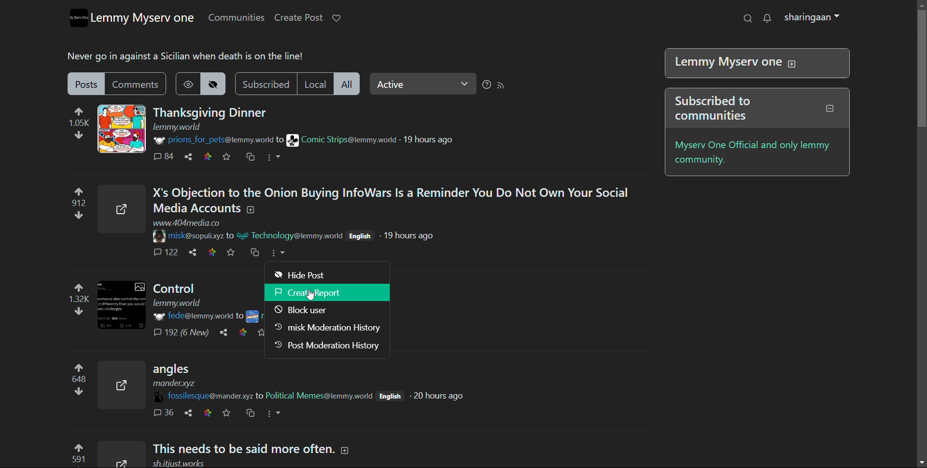  What do you see at coordinates (250, 157) in the screenshot?
I see `cross post` at bounding box center [250, 157].